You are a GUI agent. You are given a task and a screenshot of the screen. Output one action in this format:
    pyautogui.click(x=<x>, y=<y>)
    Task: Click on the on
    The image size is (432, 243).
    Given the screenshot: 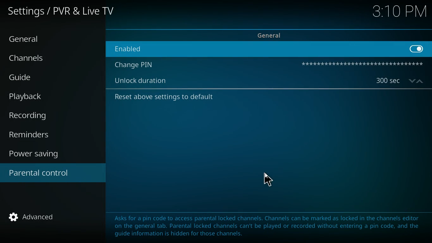 What is the action you would take?
    pyautogui.click(x=417, y=48)
    